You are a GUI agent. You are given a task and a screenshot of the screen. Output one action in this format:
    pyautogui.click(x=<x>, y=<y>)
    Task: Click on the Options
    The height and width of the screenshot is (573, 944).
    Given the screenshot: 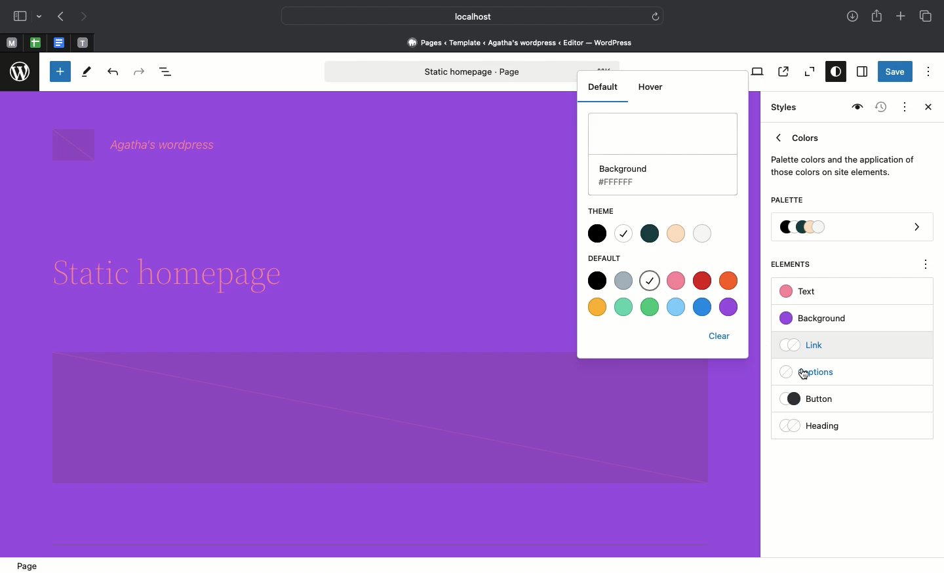 What is the action you would take?
    pyautogui.click(x=928, y=71)
    